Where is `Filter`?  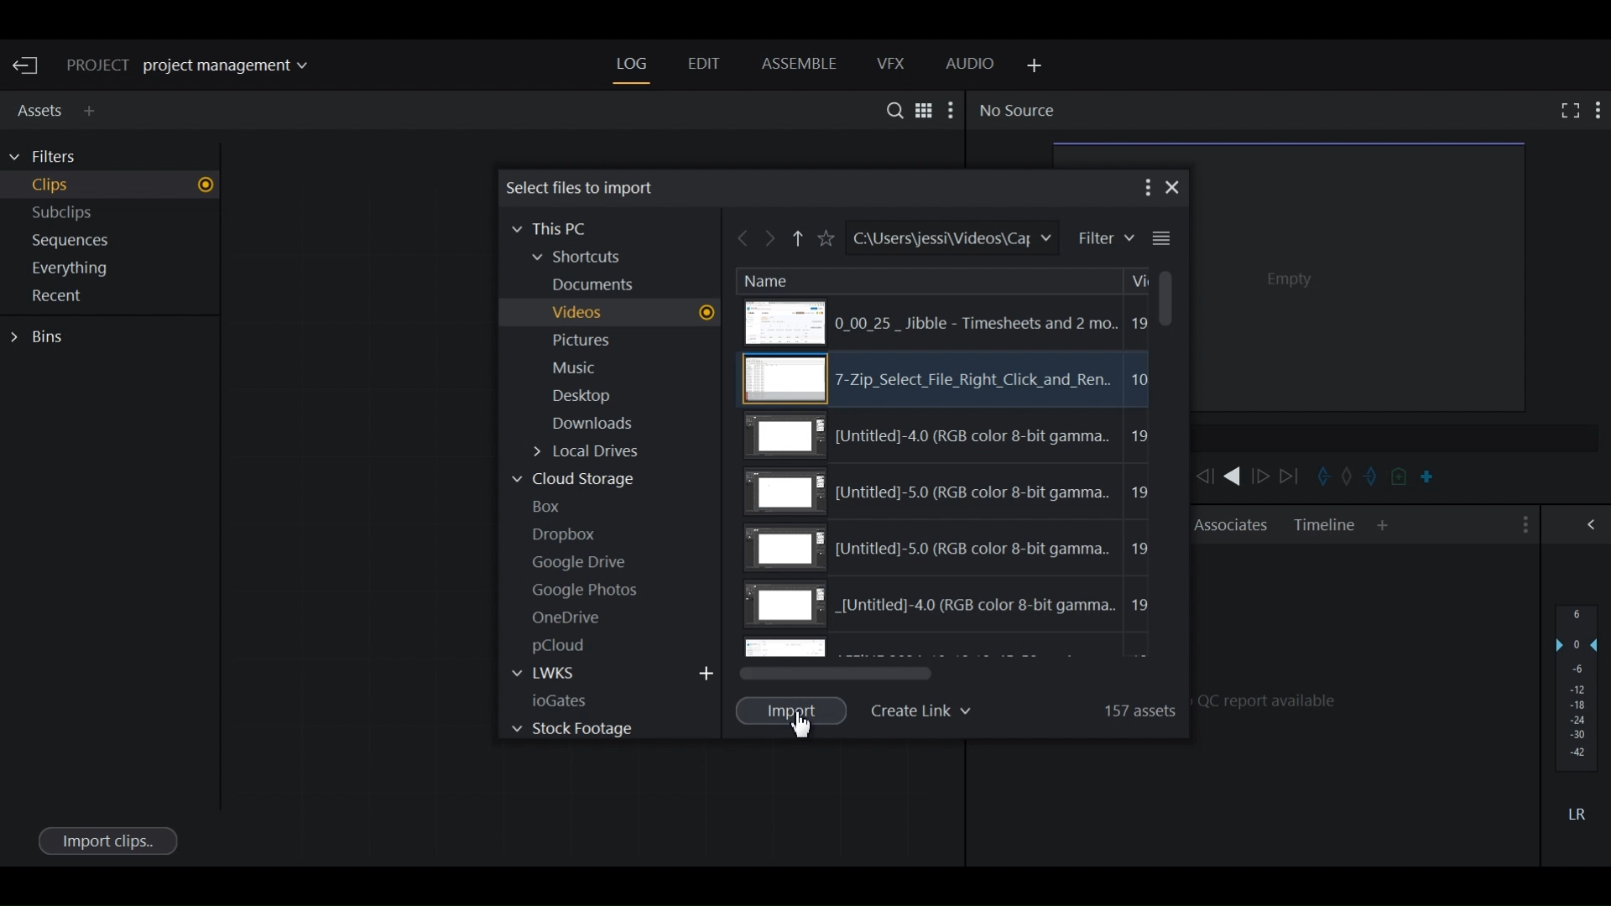
Filter is located at coordinates (1104, 238).